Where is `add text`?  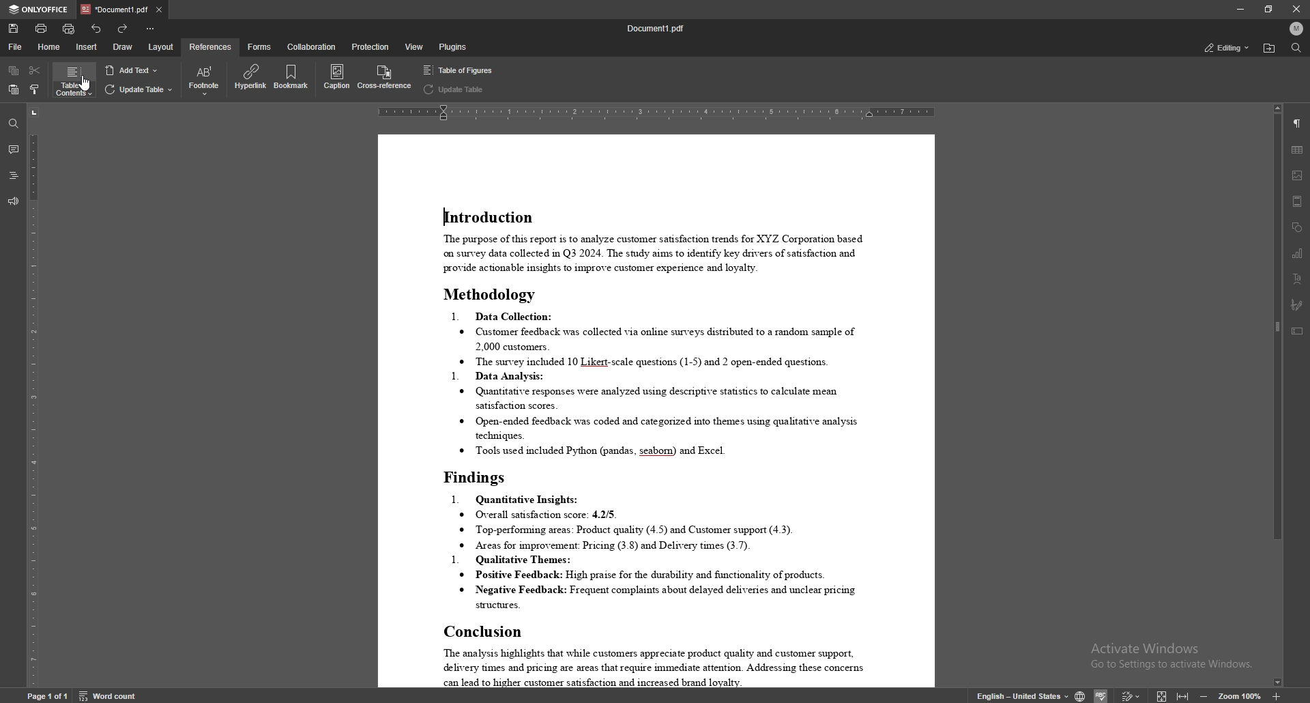 add text is located at coordinates (134, 69).